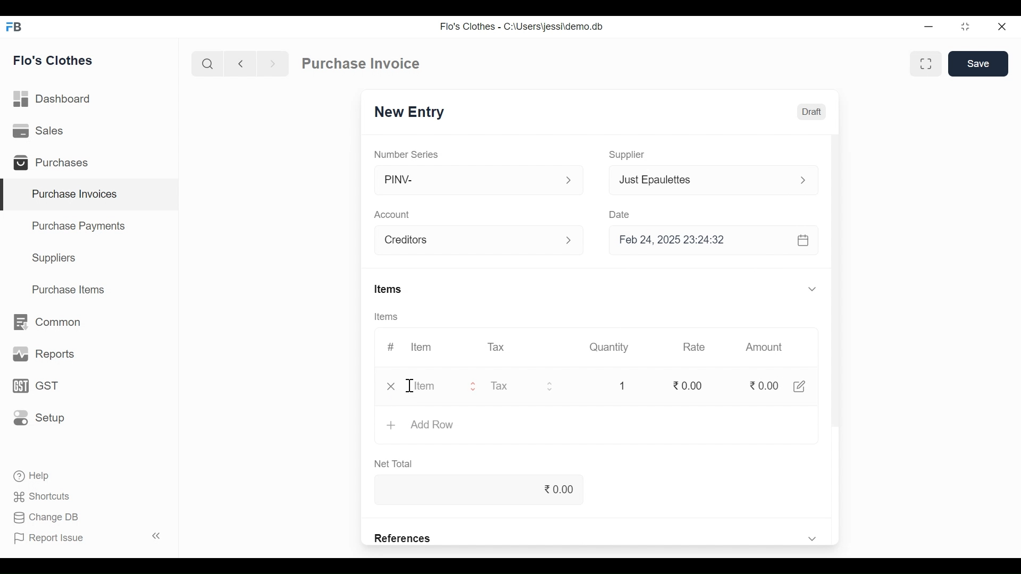 The width and height of the screenshot is (1021, 574). I want to click on Sales, so click(43, 132).